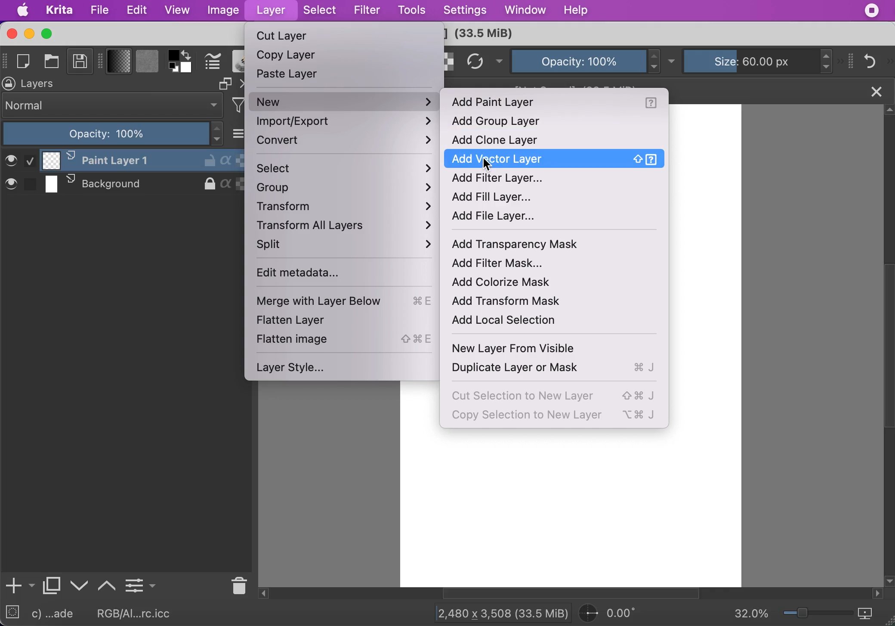 This screenshot has width=895, height=626. I want to click on image, so click(222, 11).